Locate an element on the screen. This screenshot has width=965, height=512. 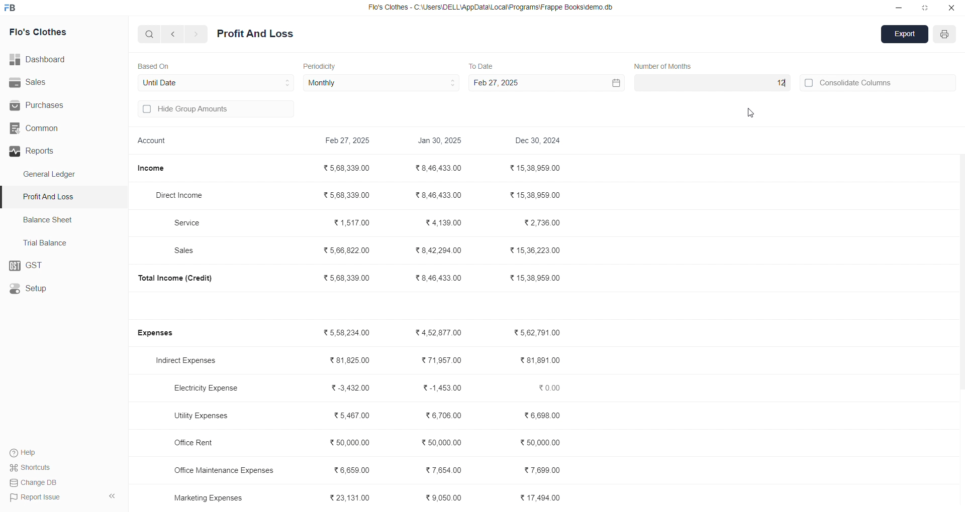
₹15,36,223.00 is located at coordinates (535, 249).